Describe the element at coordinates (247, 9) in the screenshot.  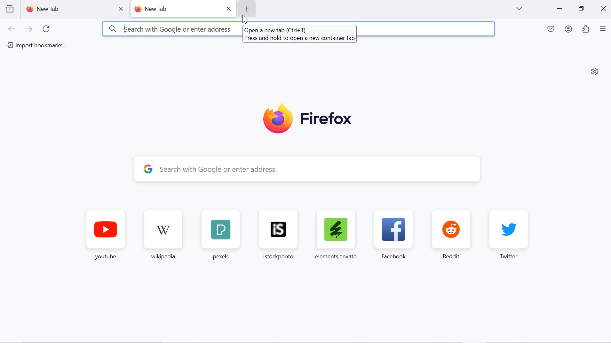
I see `add new tab` at that location.